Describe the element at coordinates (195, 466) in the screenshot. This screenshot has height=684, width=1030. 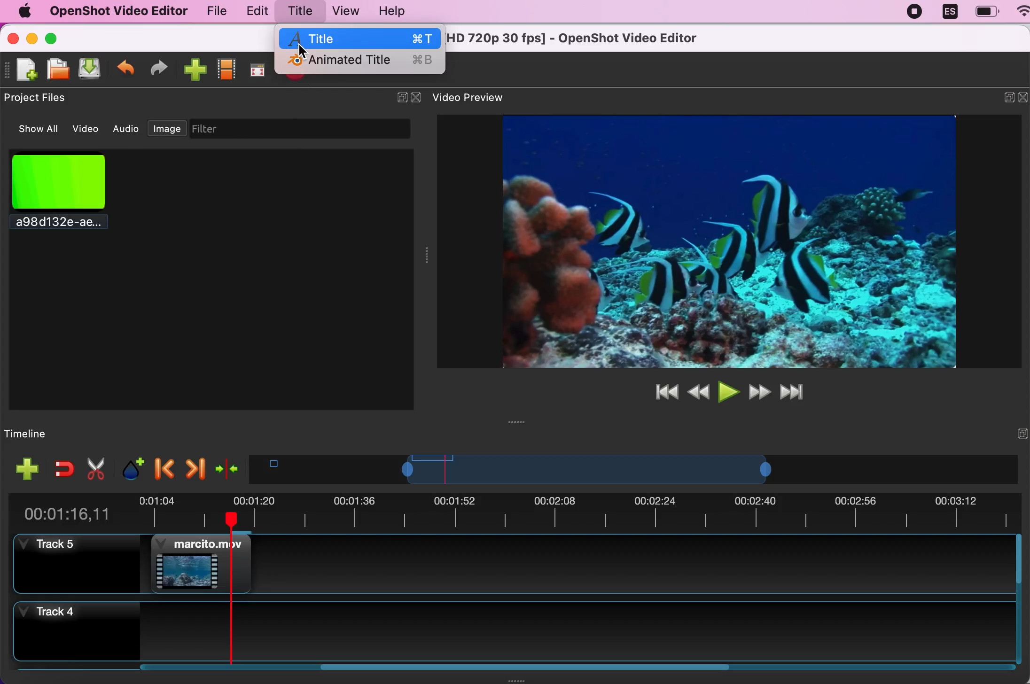
I see `next marker` at that location.